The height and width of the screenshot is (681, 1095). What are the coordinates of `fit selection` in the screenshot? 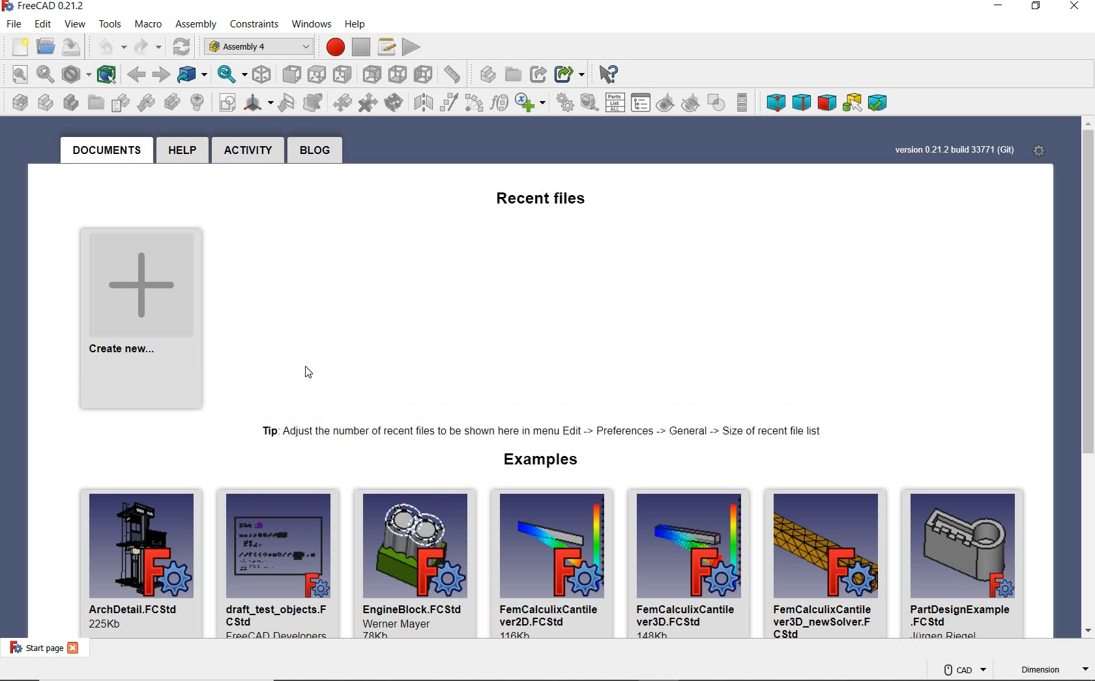 It's located at (45, 74).